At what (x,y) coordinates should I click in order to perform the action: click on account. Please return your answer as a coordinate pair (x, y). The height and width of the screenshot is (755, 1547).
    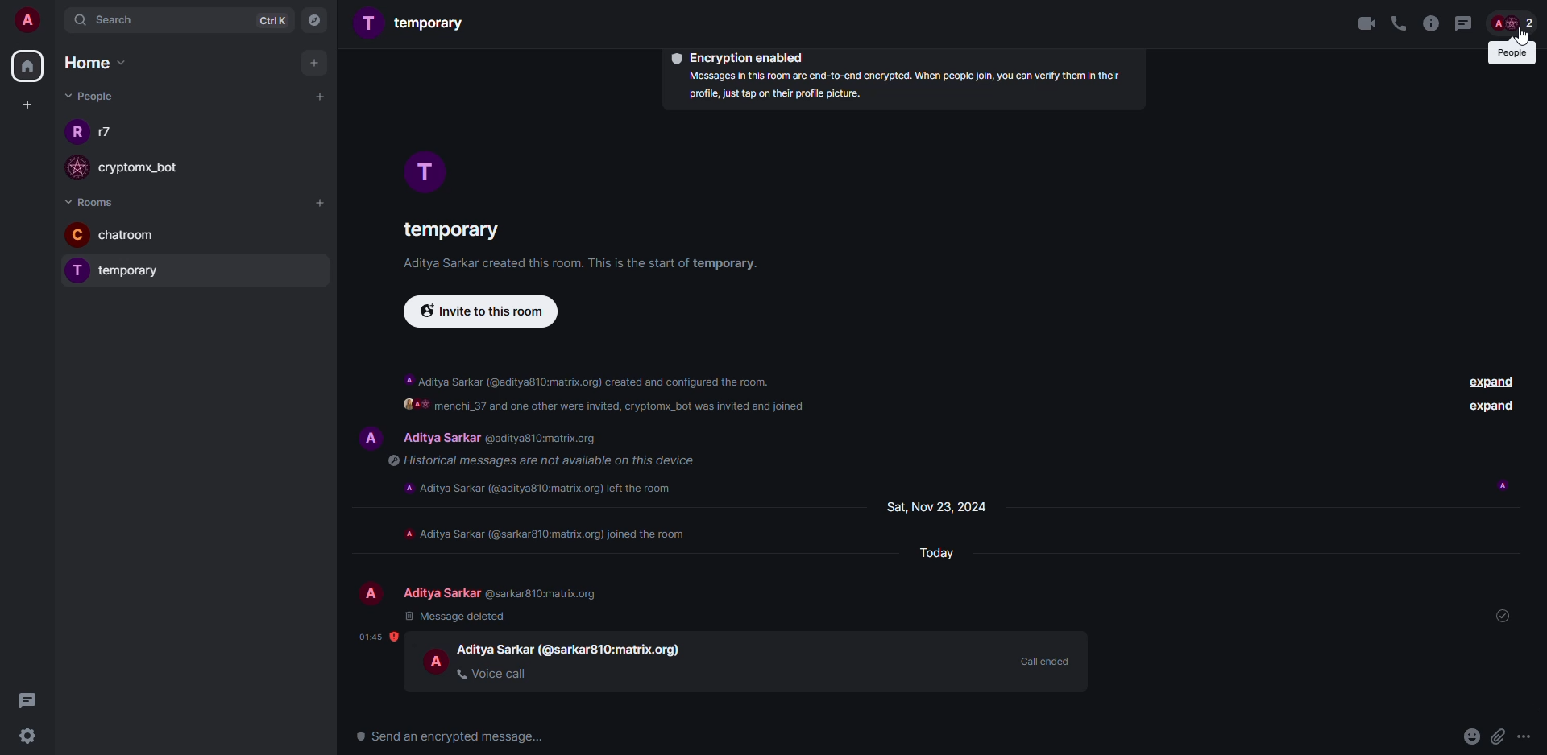
    Looking at the image, I should click on (29, 22).